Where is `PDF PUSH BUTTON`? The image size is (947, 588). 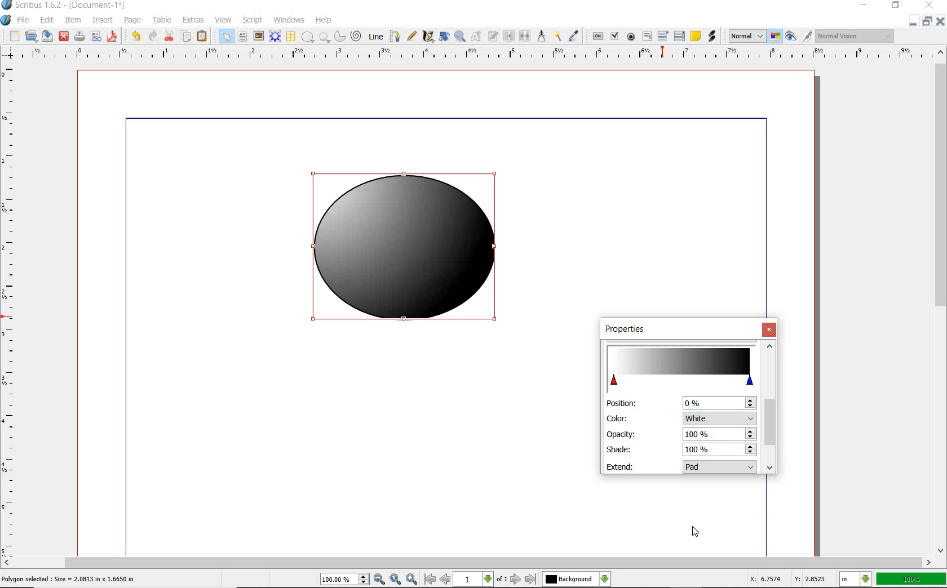
PDF PUSH BUTTON is located at coordinates (597, 37).